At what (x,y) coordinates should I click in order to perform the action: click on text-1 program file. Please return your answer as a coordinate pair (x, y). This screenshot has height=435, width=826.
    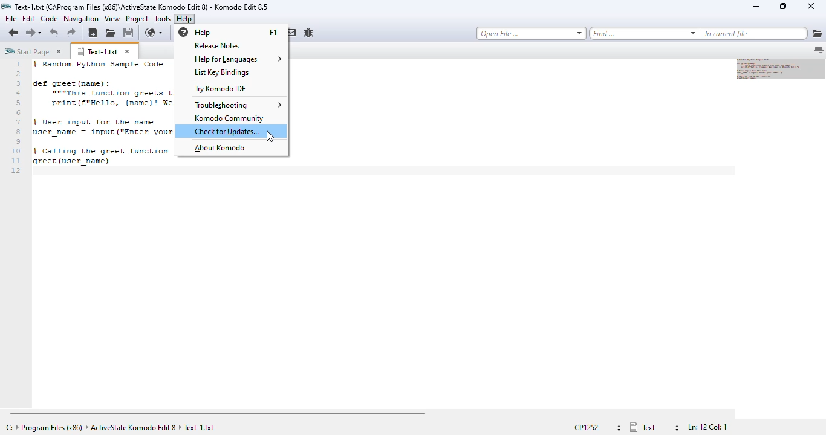
    Looking at the image, I should click on (141, 7).